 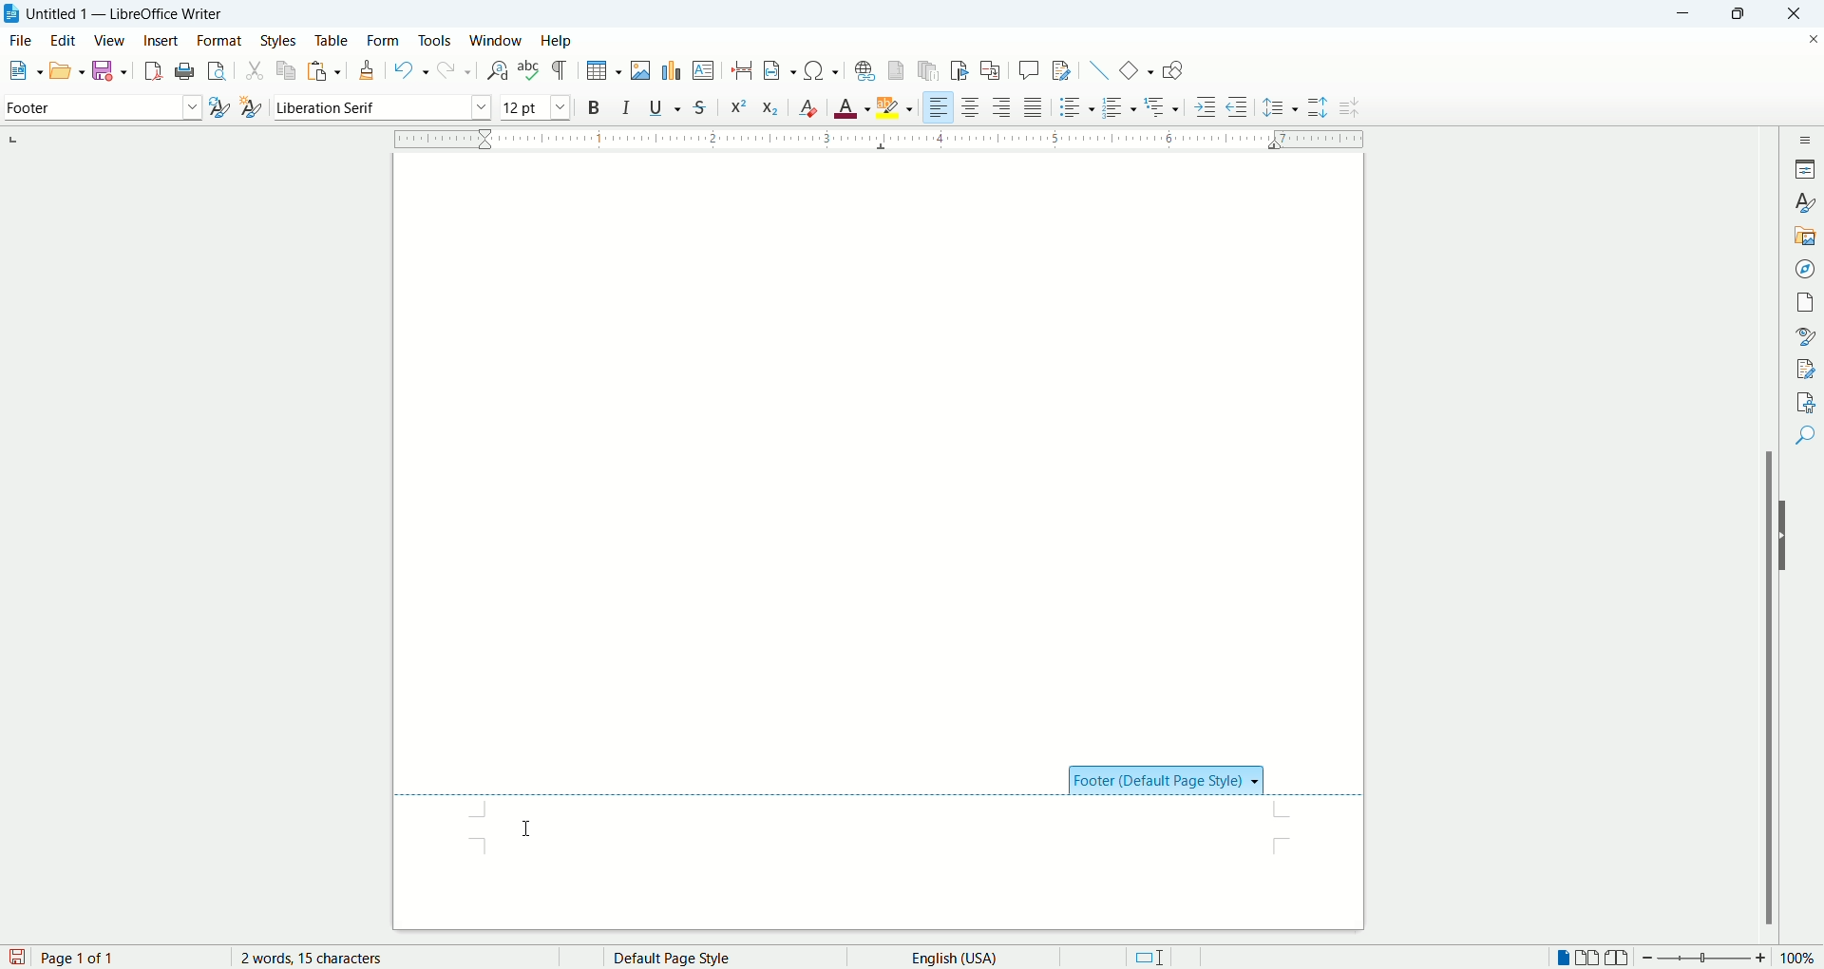 What do you see at coordinates (644, 70) in the screenshot?
I see `insert image` at bounding box center [644, 70].